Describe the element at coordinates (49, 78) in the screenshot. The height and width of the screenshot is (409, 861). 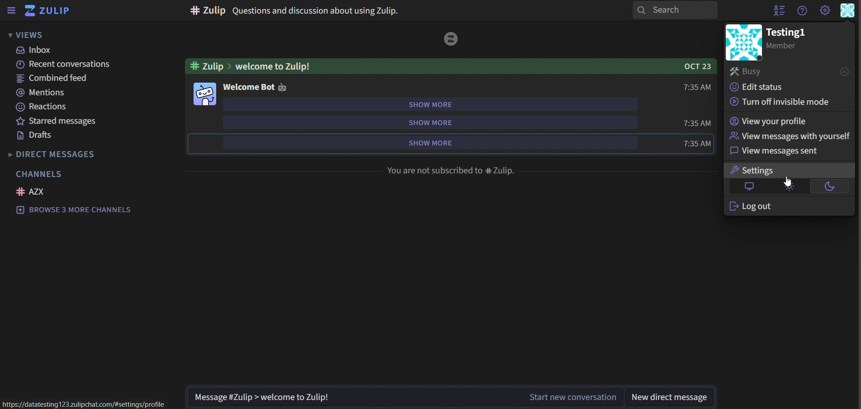
I see `combined feed` at that location.